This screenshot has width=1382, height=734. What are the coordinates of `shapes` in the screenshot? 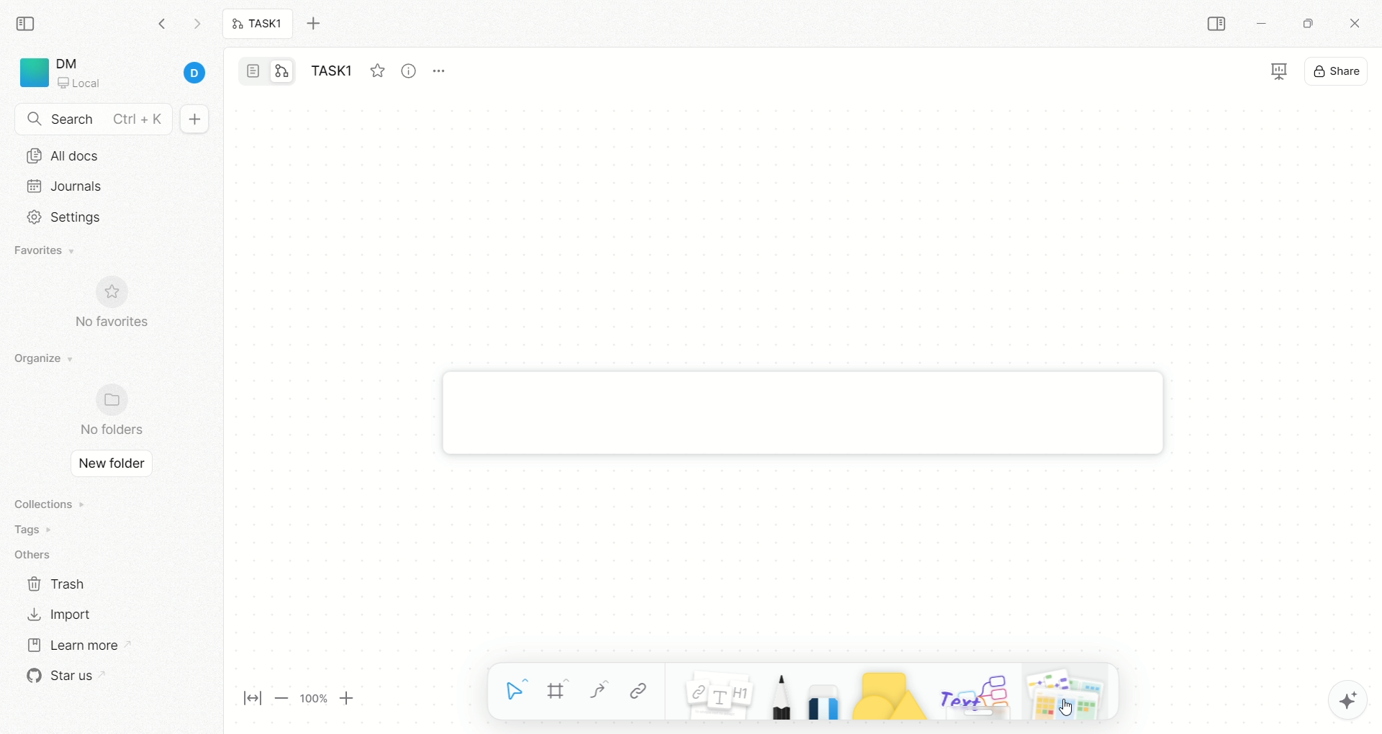 It's located at (882, 692).